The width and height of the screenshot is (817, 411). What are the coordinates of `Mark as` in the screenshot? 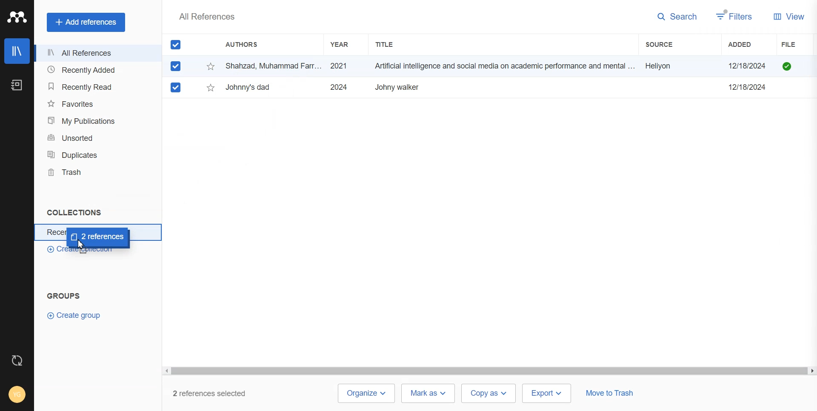 It's located at (428, 393).